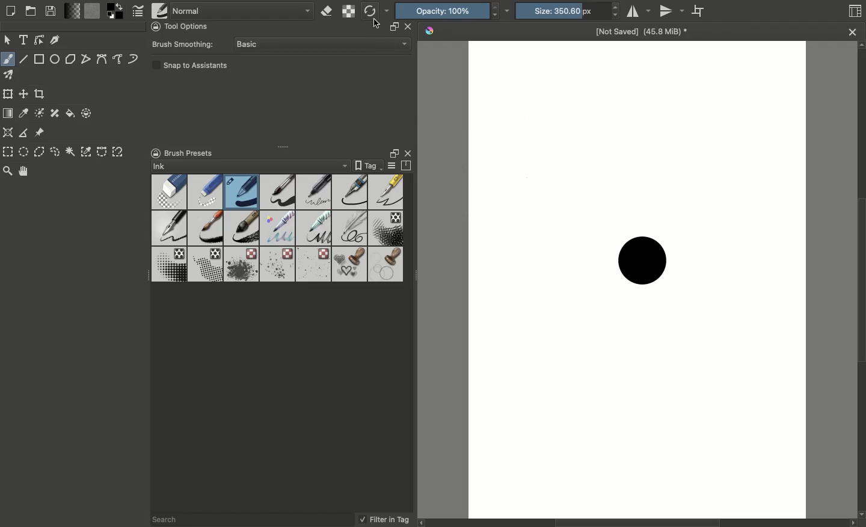 This screenshot has height=527, width=866. I want to click on Create, so click(10, 11).